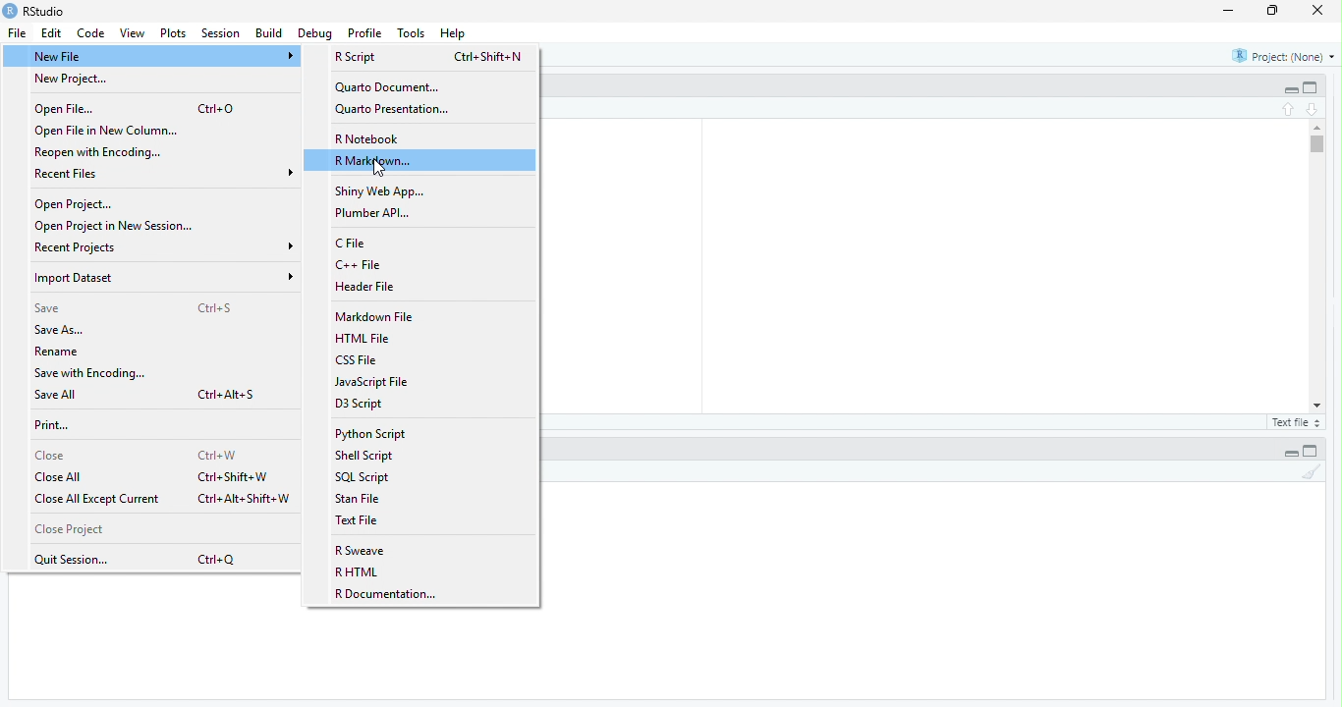 The height and width of the screenshot is (707, 1342). I want to click on down, so click(1314, 110).